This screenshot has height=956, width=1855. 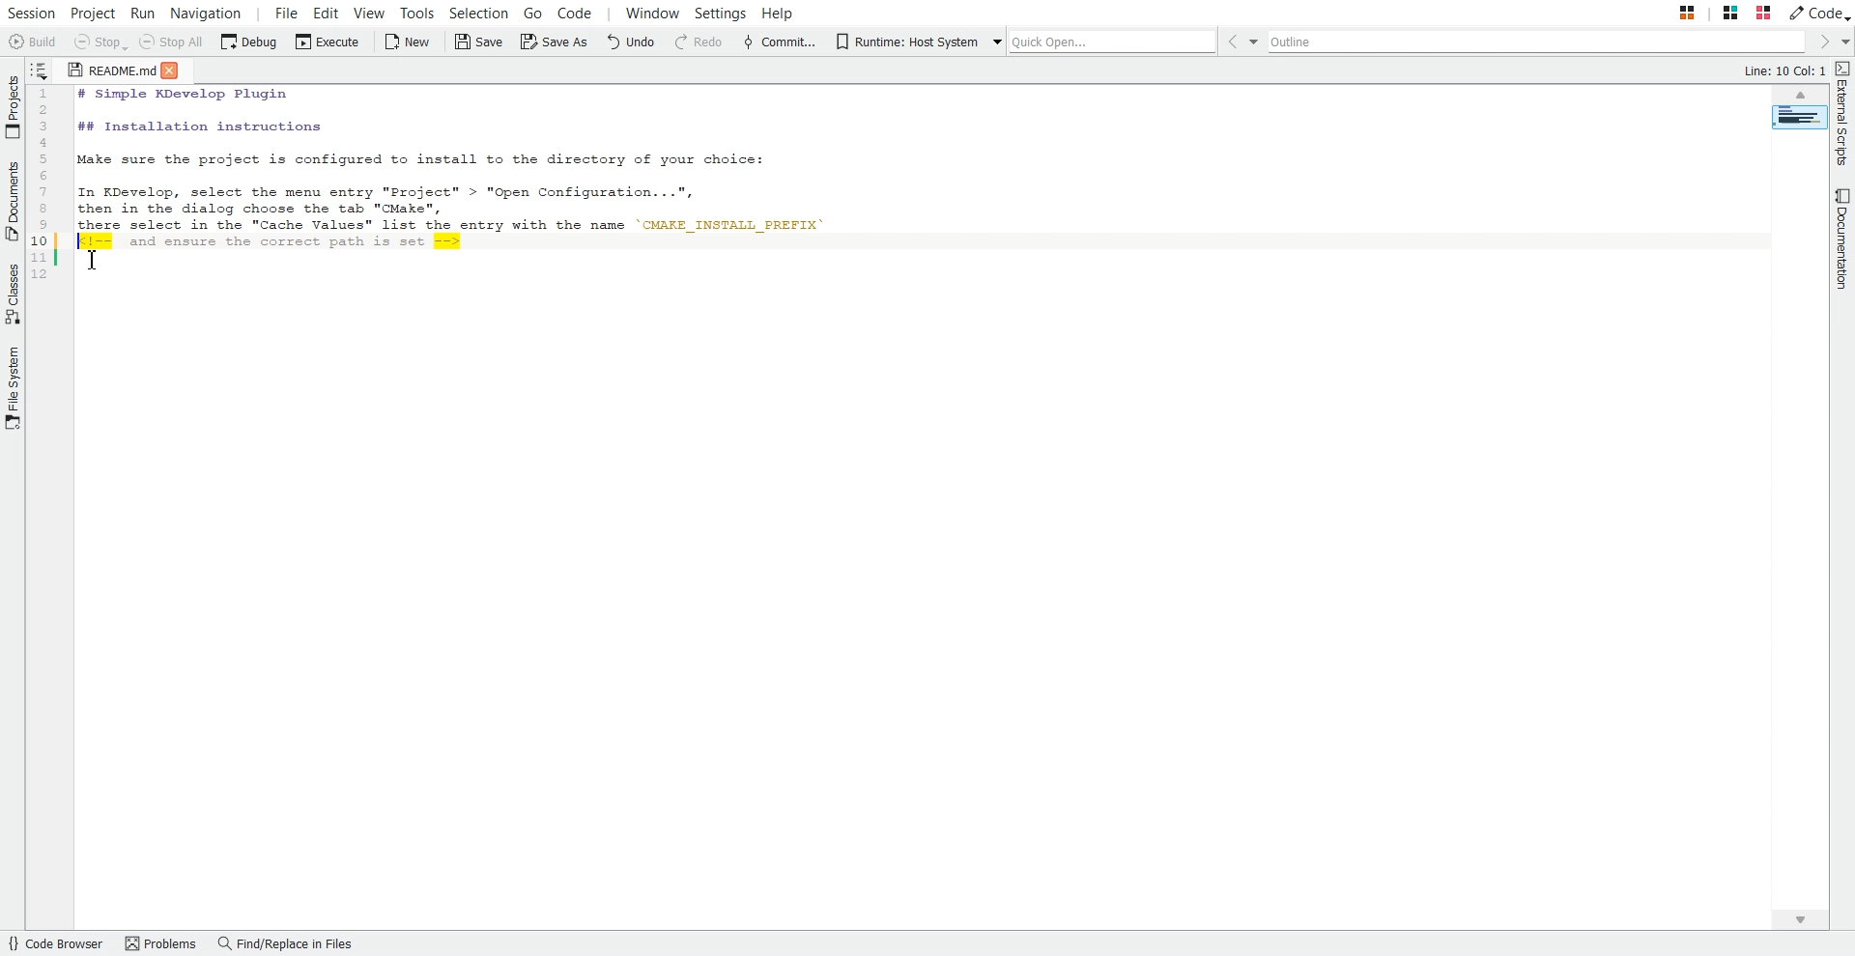 I want to click on README.md (file), so click(x=105, y=70).